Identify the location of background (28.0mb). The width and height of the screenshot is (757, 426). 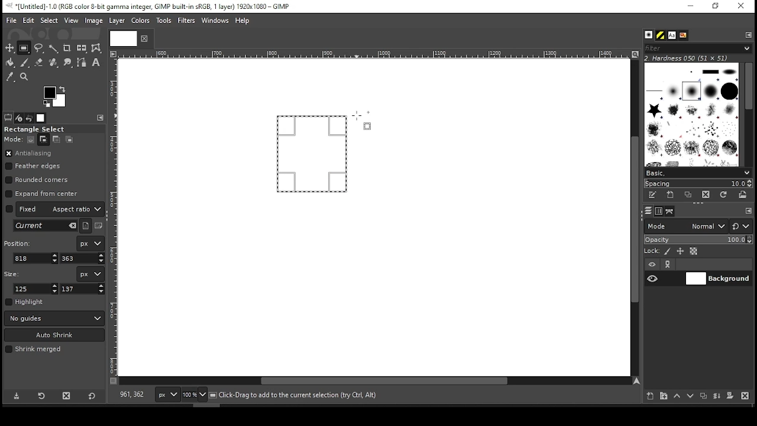
(290, 395).